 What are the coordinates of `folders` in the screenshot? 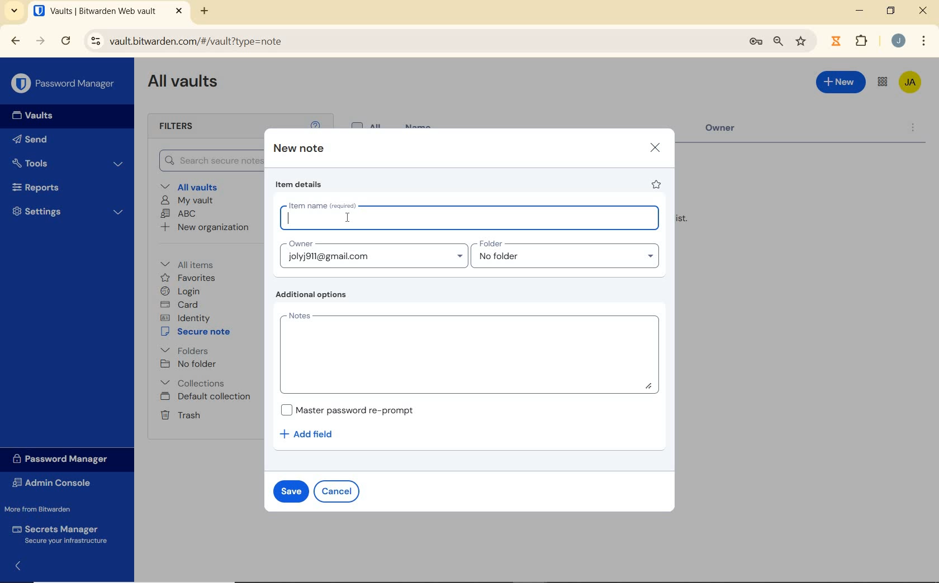 It's located at (184, 350).